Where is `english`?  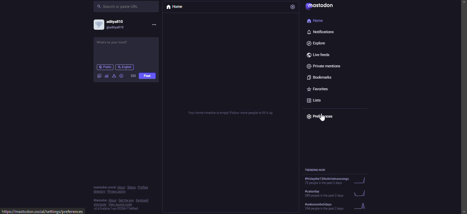
english is located at coordinates (126, 66).